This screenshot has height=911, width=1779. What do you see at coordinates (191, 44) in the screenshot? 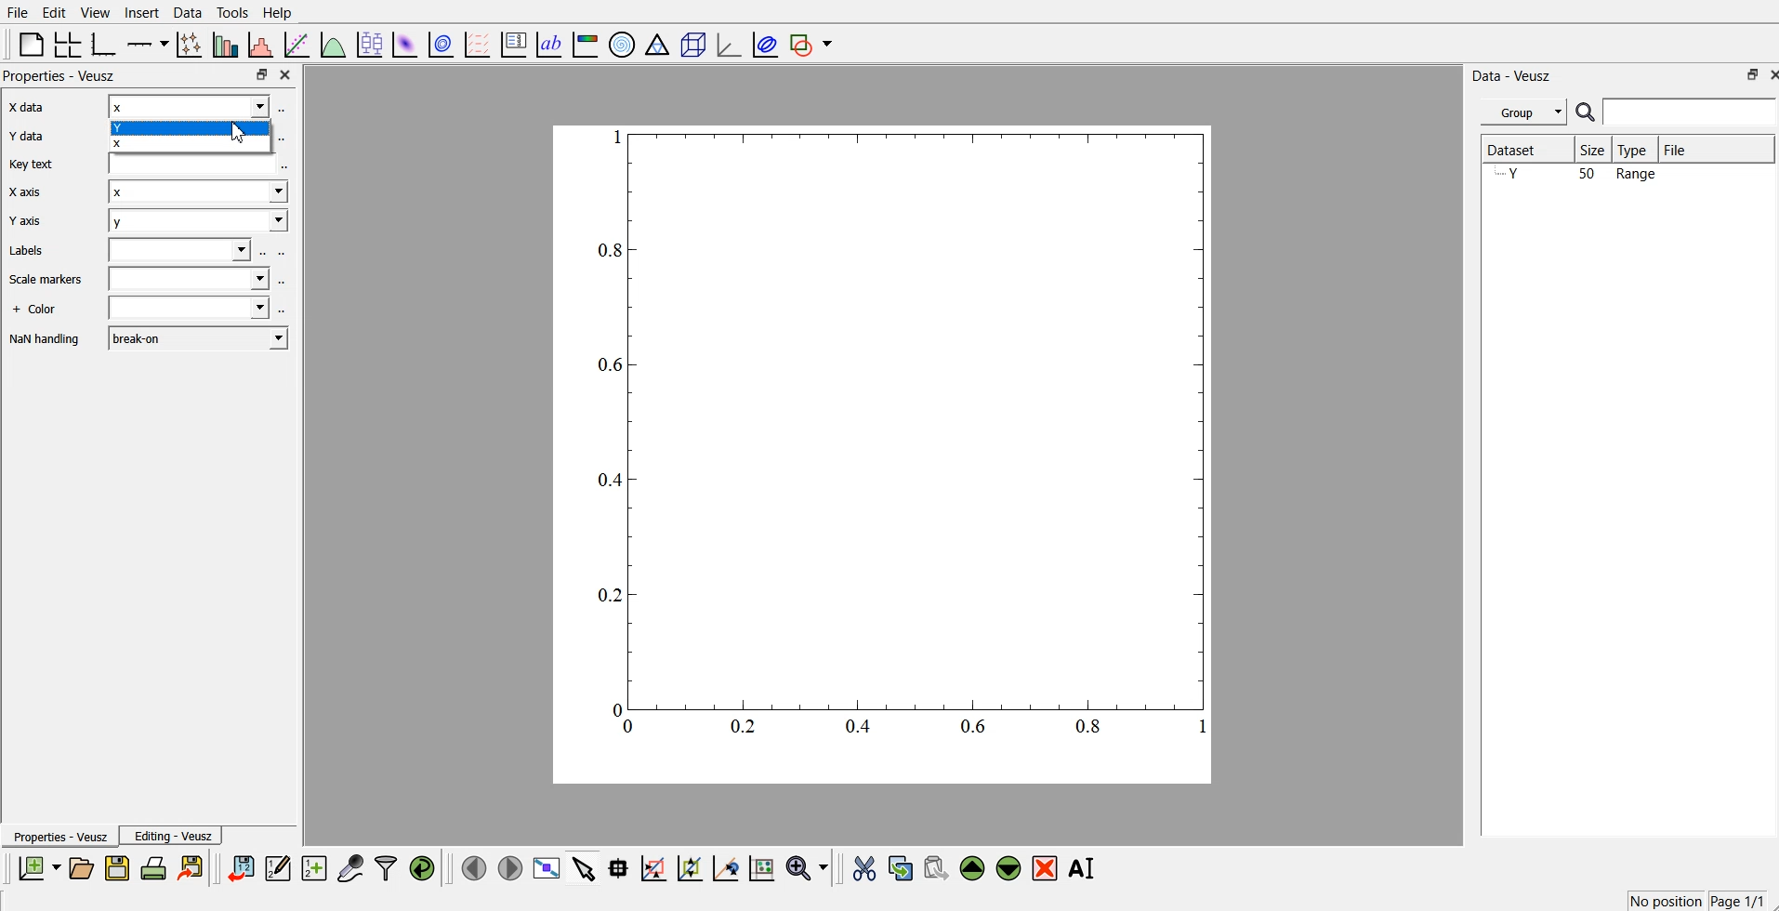
I see `lines and error bars` at bounding box center [191, 44].